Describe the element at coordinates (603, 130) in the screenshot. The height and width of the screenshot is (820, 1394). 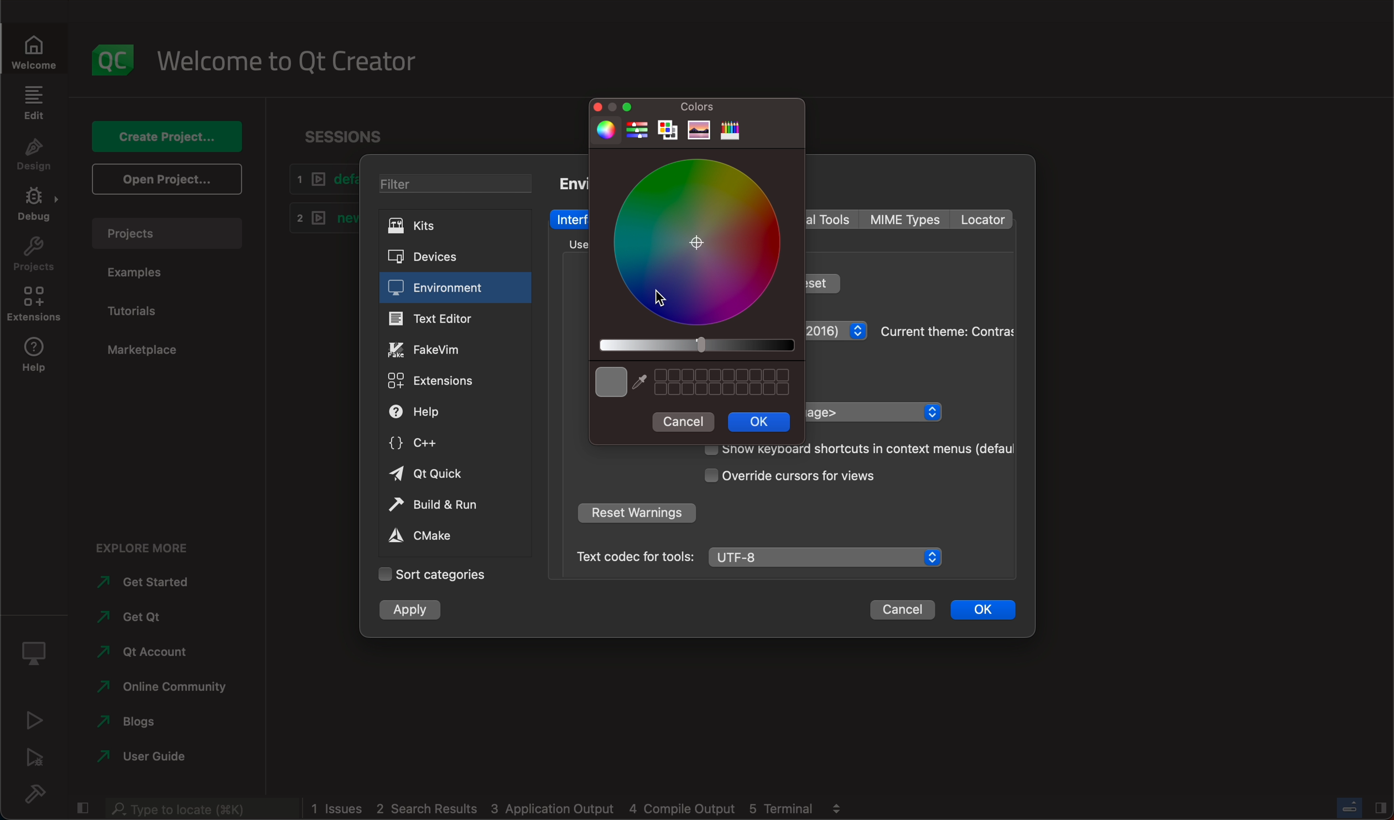
I see `color circle` at that location.